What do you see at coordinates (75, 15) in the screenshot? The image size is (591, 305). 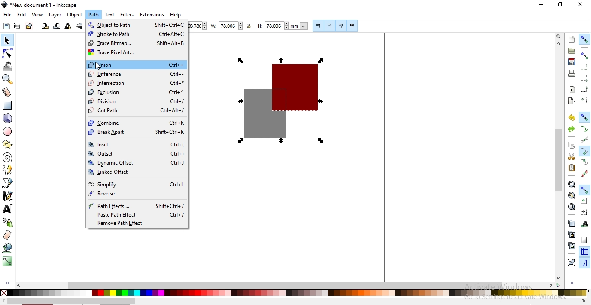 I see `object` at bounding box center [75, 15].